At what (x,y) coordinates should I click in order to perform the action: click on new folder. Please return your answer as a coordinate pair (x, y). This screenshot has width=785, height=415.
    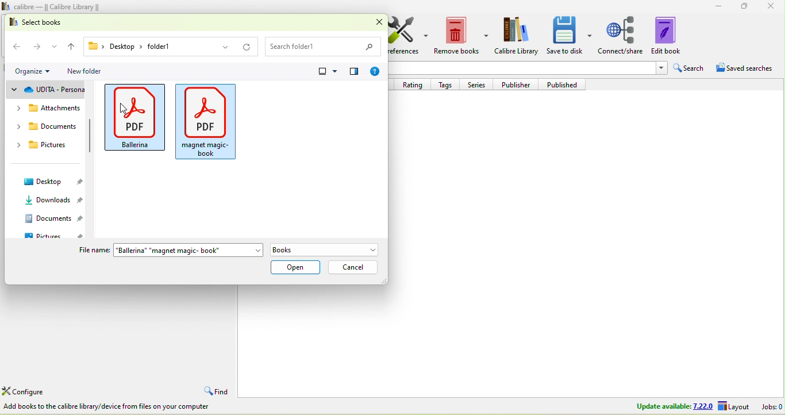
    Looking at the image, I should click on (86, 71).